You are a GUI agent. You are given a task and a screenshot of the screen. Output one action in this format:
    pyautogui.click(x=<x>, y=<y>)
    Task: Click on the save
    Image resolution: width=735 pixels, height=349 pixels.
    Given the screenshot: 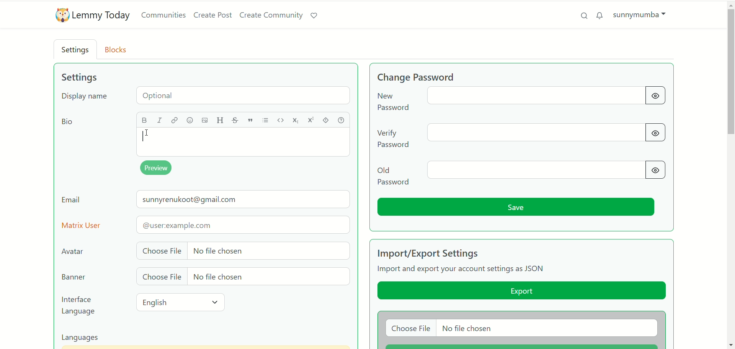 What is the action you would take?
    pyautogui.click(x=517, y=207)
    